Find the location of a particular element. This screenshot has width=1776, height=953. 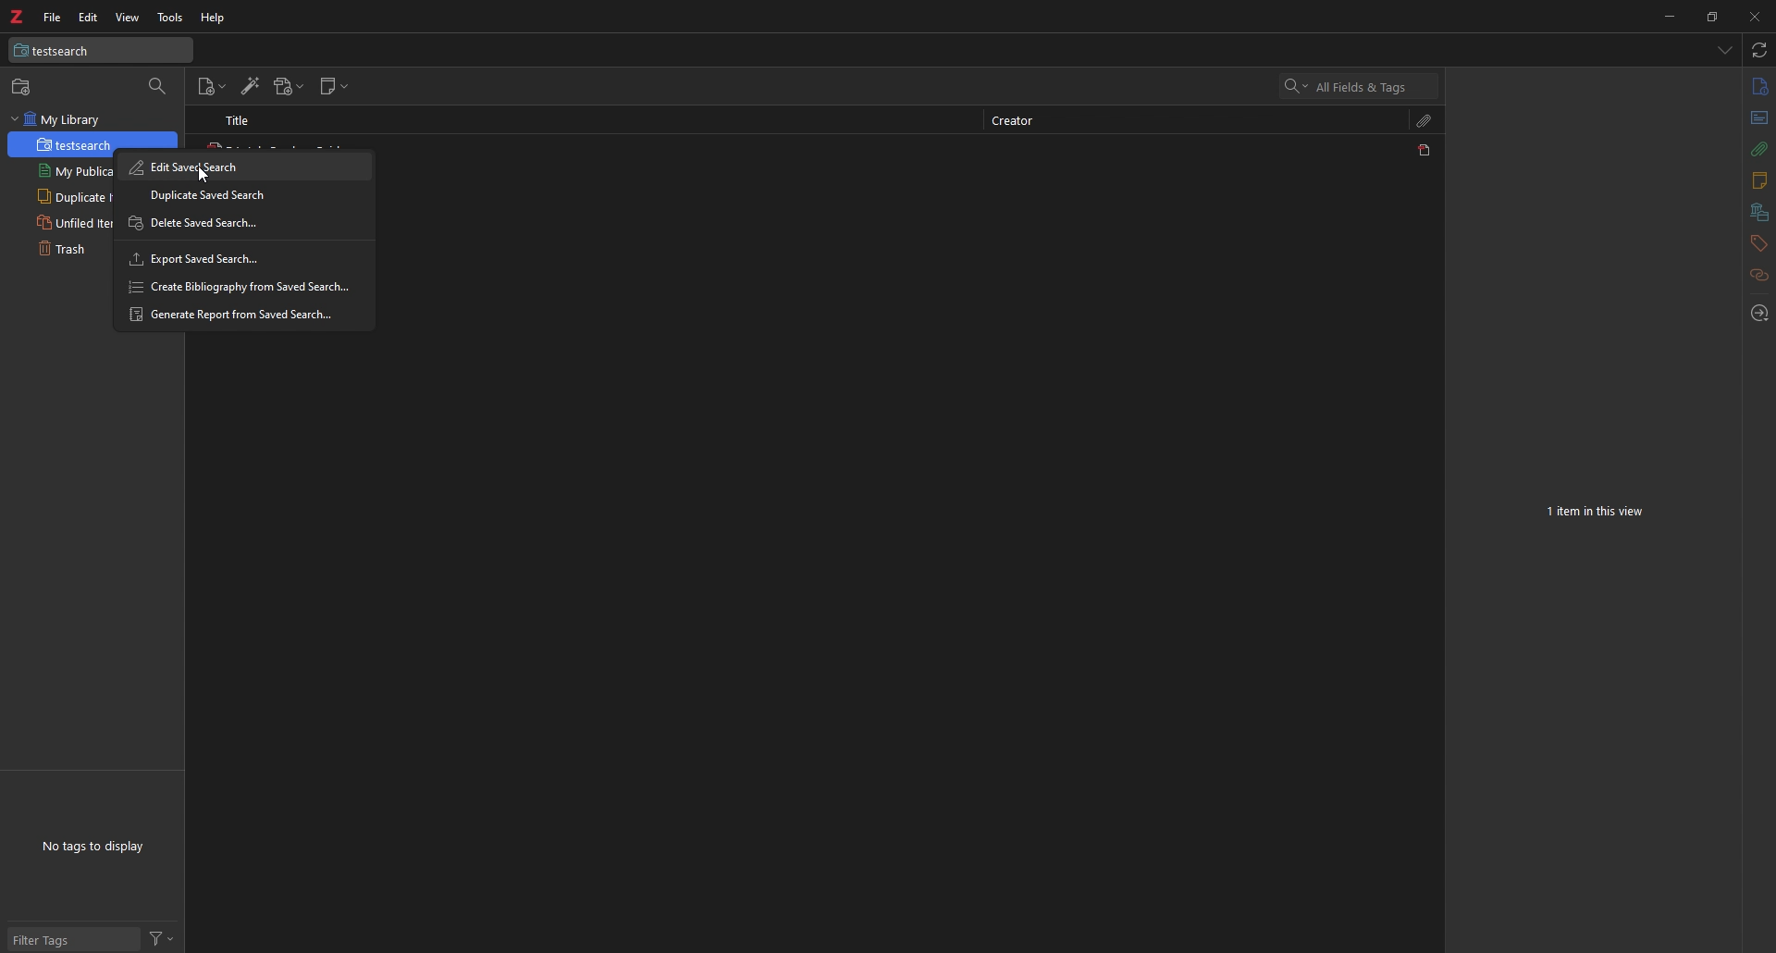

attachment is located at coordinates (1425, 120).